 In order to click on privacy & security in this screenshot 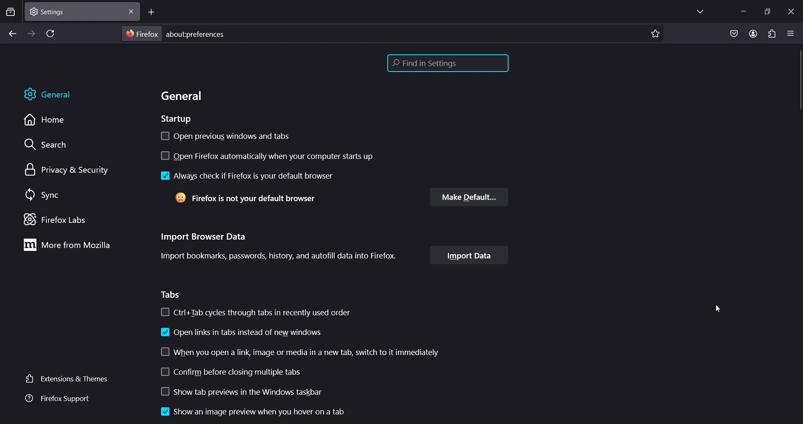, I will do `click(68, 169)`.